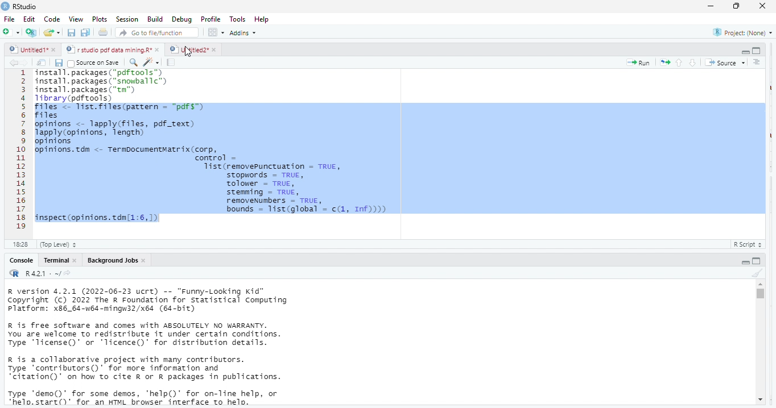  Describe the element at coordinates (10, 19) in the screenshot. I see `file` at that location.